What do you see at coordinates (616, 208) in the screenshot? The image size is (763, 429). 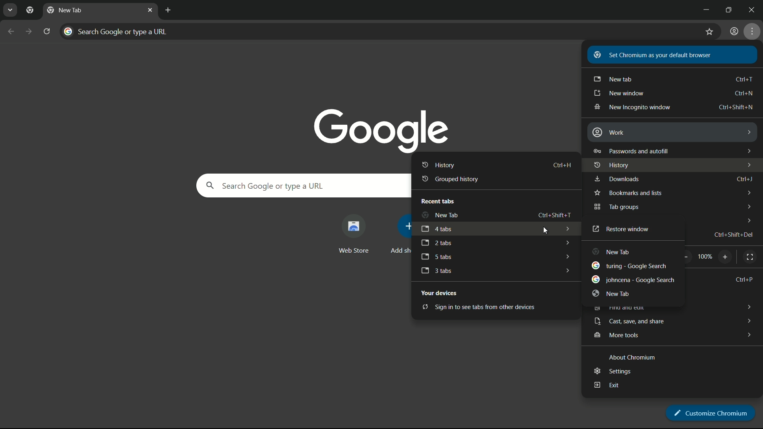 I see `tab groups` at bounding box center [616, 208].